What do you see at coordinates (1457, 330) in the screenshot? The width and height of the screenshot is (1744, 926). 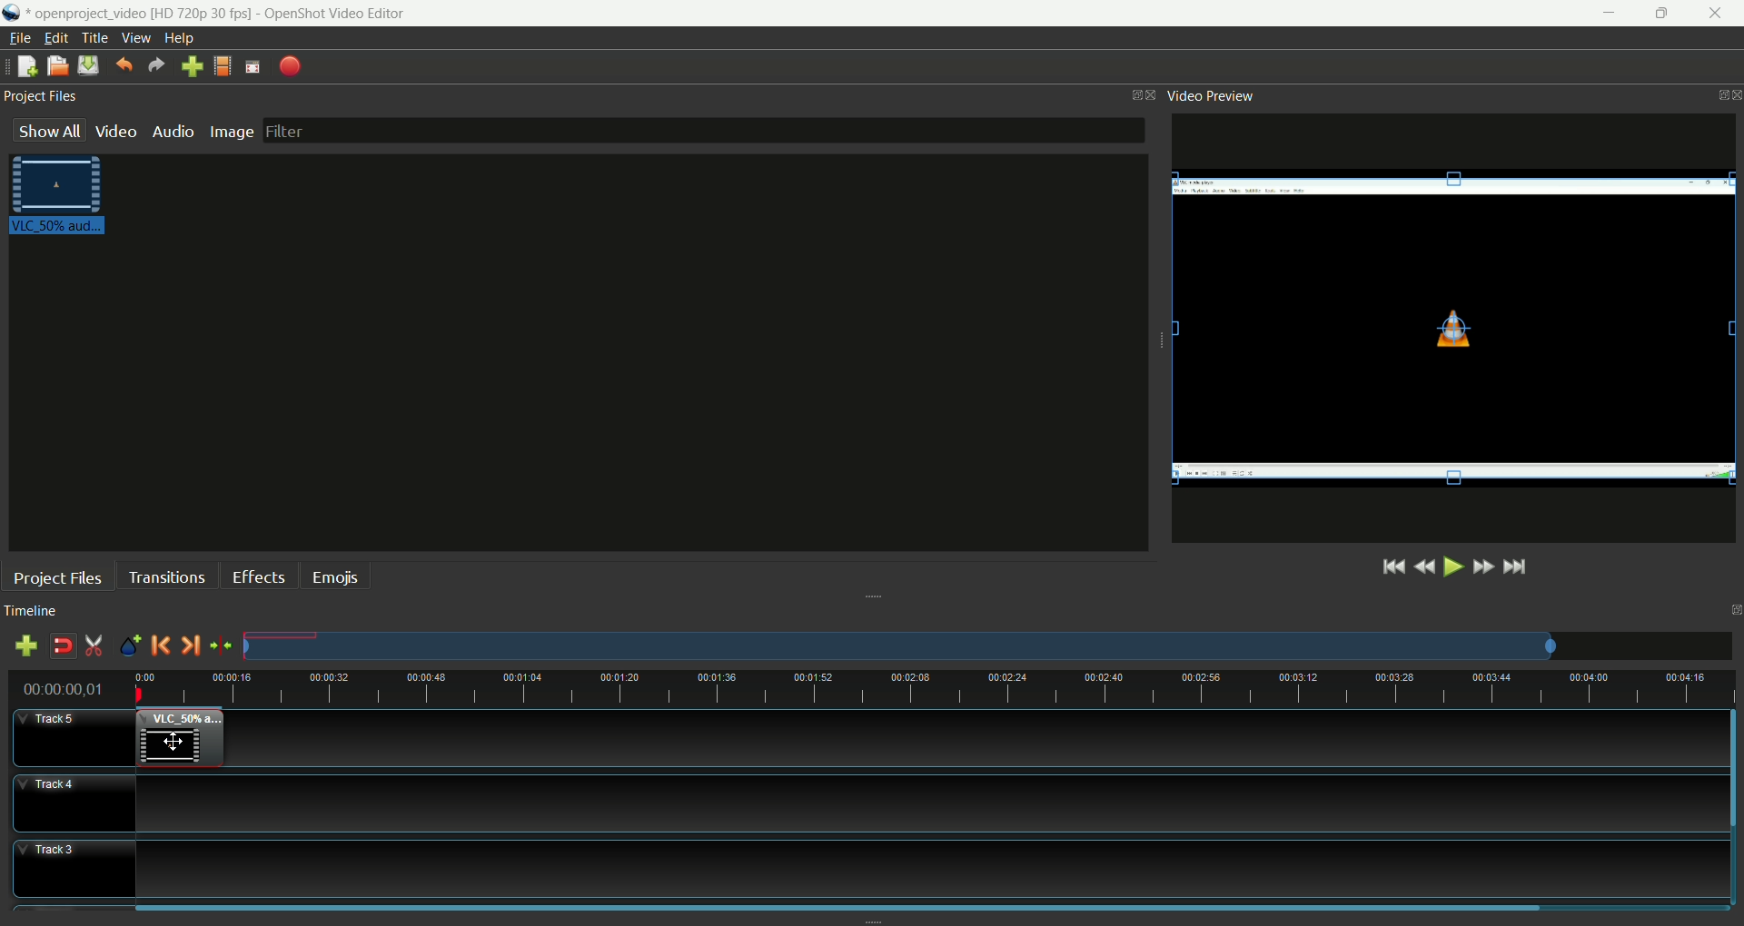 I see `video clip` at bounding box center [1457, 330].